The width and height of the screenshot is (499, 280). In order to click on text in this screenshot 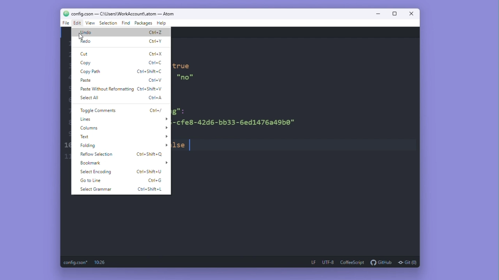, I will do `click(121, 136)`.